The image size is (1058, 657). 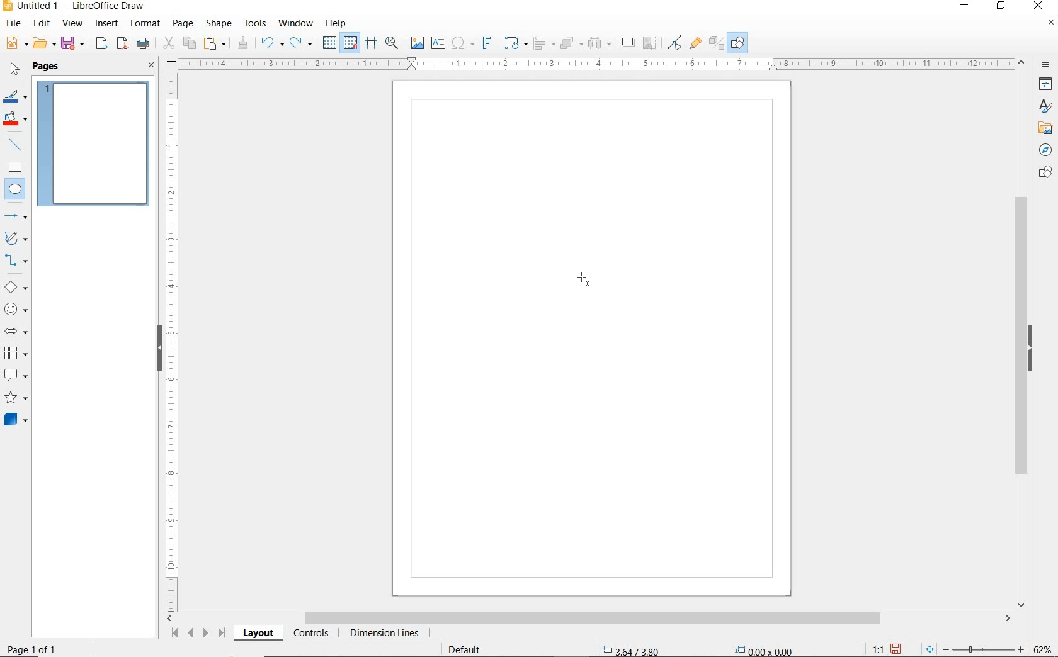 I want to click on PAGE 1, so click(x=94, y=147).